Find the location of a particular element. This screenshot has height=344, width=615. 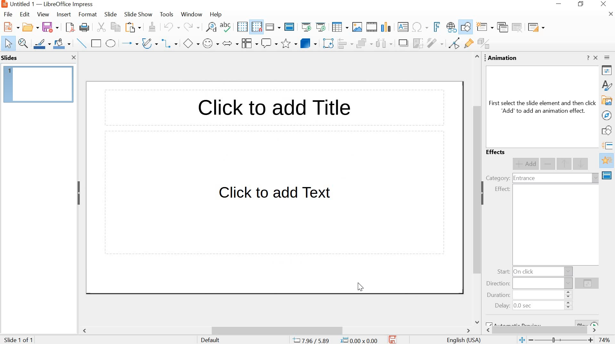

align objects is located at coordinates (345, 44).